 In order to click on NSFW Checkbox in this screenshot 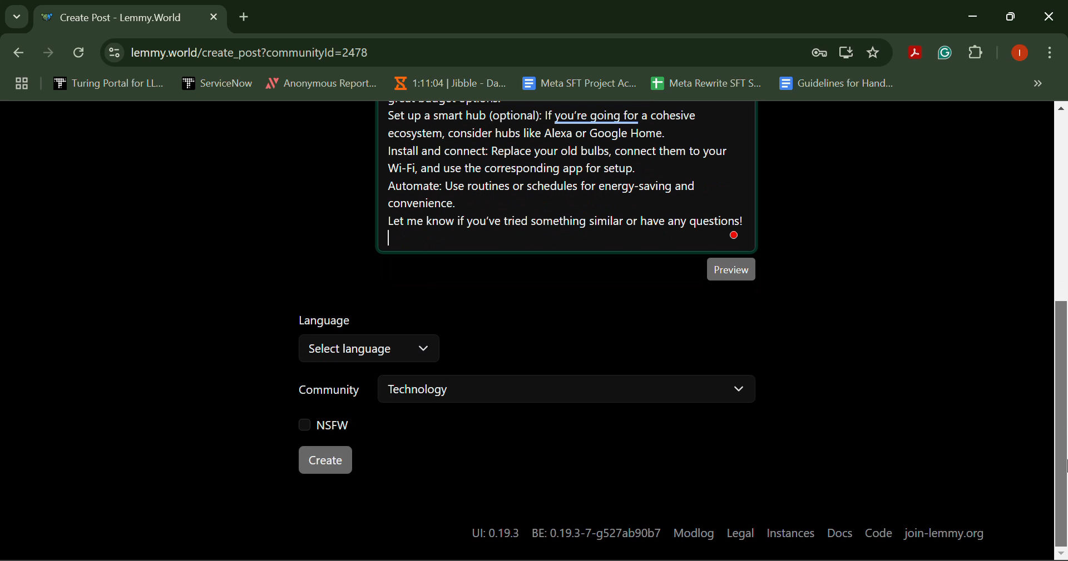, I will do `click(323, 425)`.